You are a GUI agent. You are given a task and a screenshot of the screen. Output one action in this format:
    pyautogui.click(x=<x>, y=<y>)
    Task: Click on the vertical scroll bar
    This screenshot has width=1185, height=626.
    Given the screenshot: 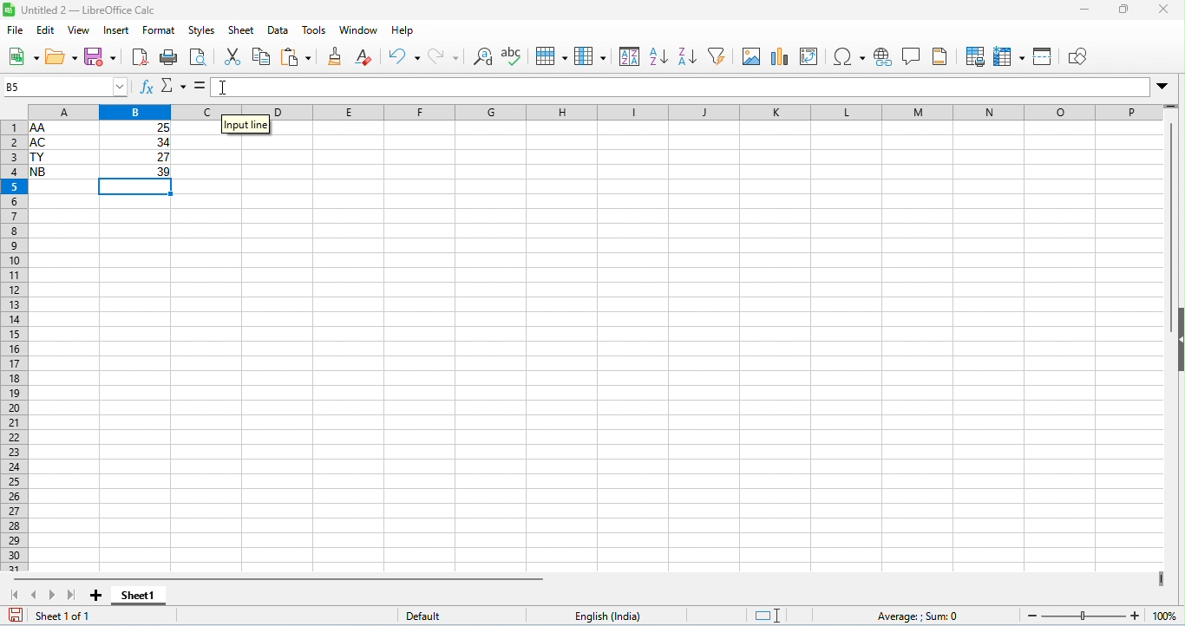 What is the action you would take?
    pyautogui.click(x=1174, y=210)
    